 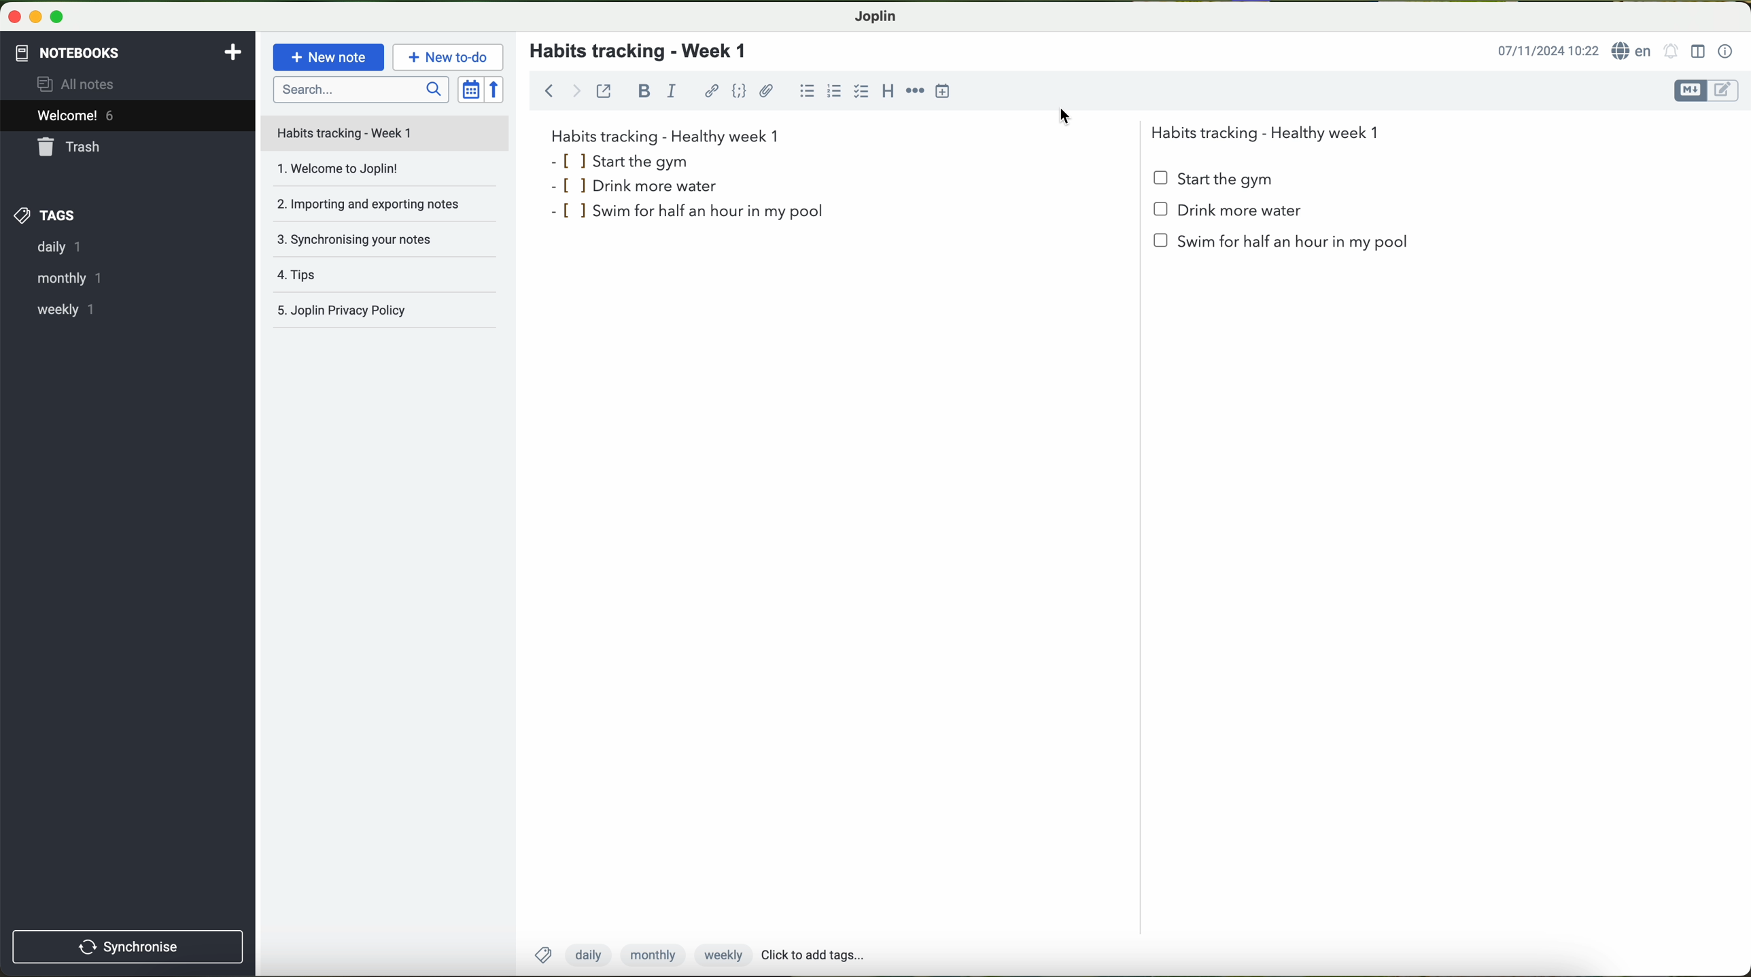 I want to click on welcome to Joplin, so click(x=383, y=172).